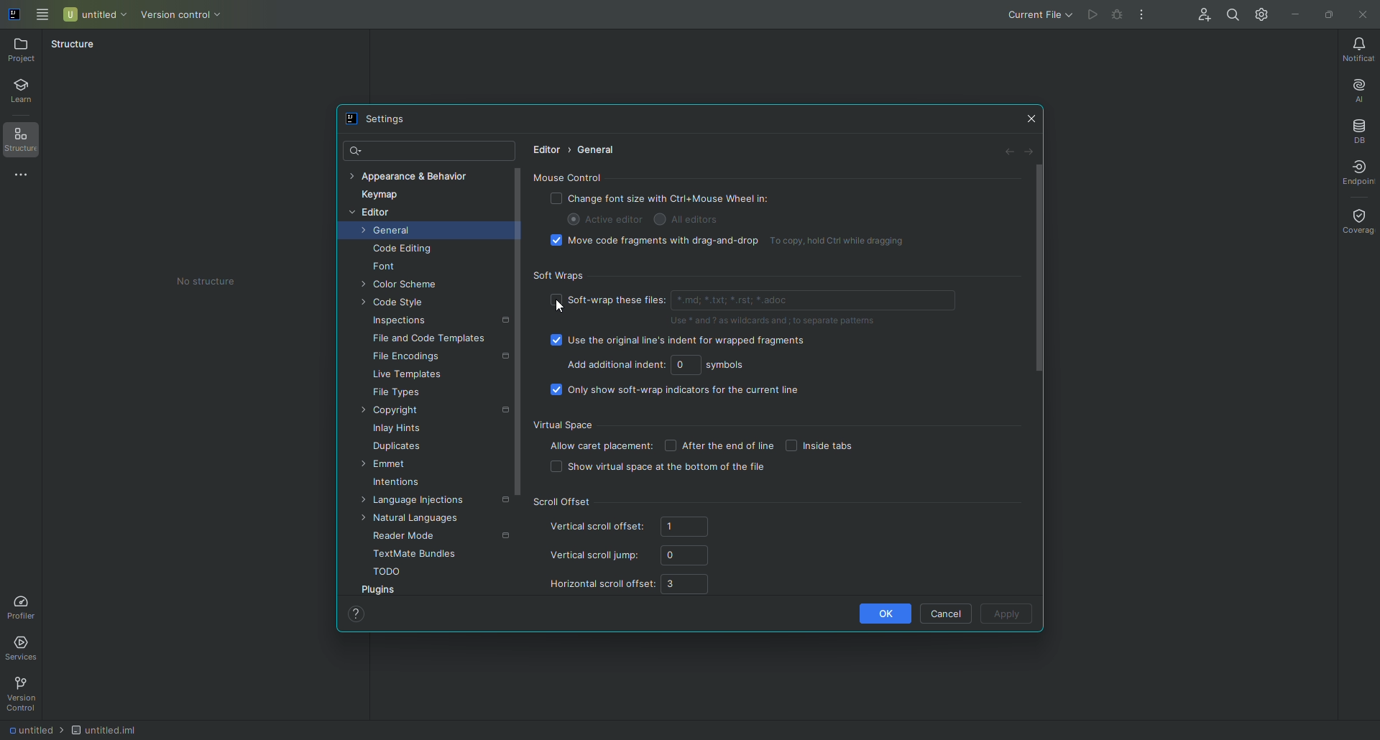  What do you see at coordinates (387, 466) in the screenshot?
I see `Emmet` at bounding box center [387, 466].